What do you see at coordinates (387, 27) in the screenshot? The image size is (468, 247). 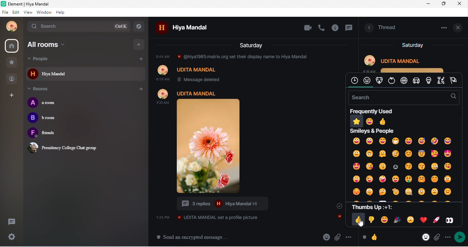 I see `thread` at bounding box center [387, 27].